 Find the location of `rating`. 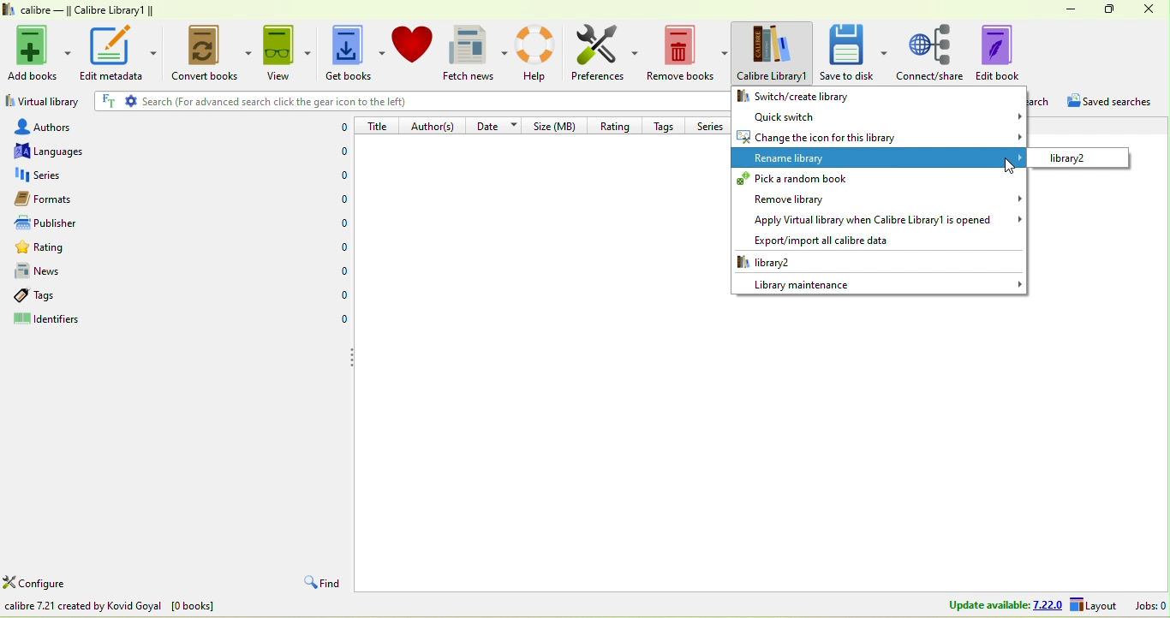

rating is located at coordinates (76, 250).